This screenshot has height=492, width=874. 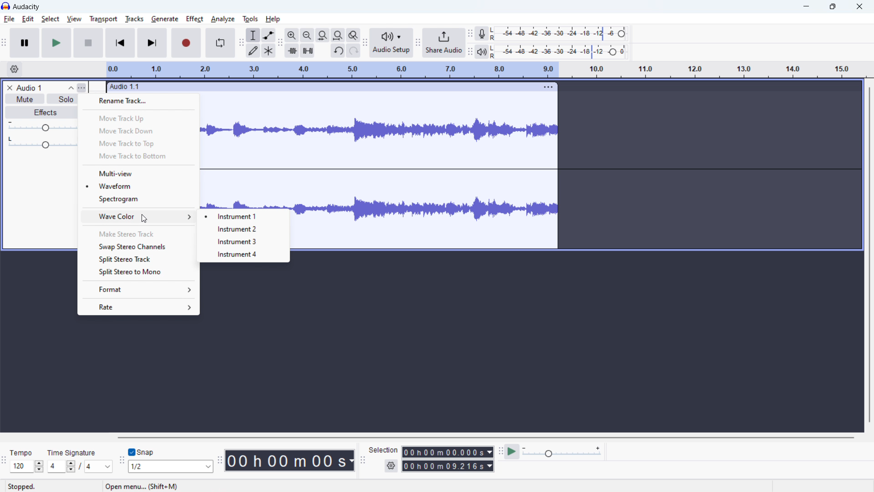 I want to click on select, so click(x=50, y=19).